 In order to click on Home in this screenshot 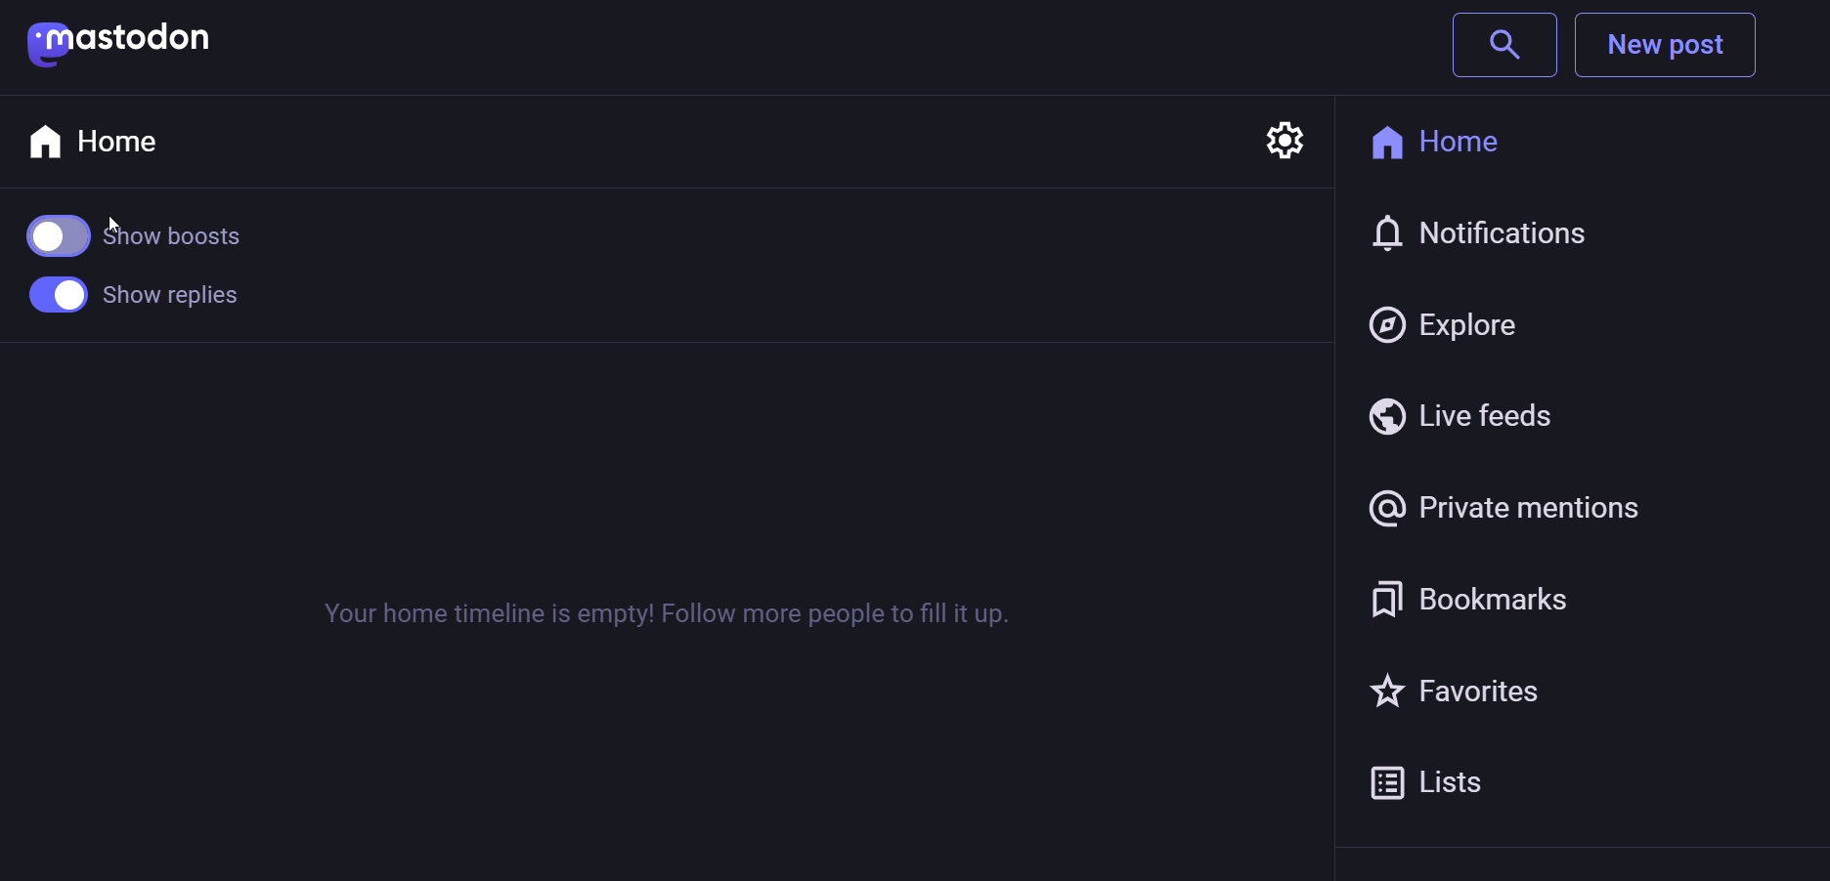, I will do `click(1449, 137)`.